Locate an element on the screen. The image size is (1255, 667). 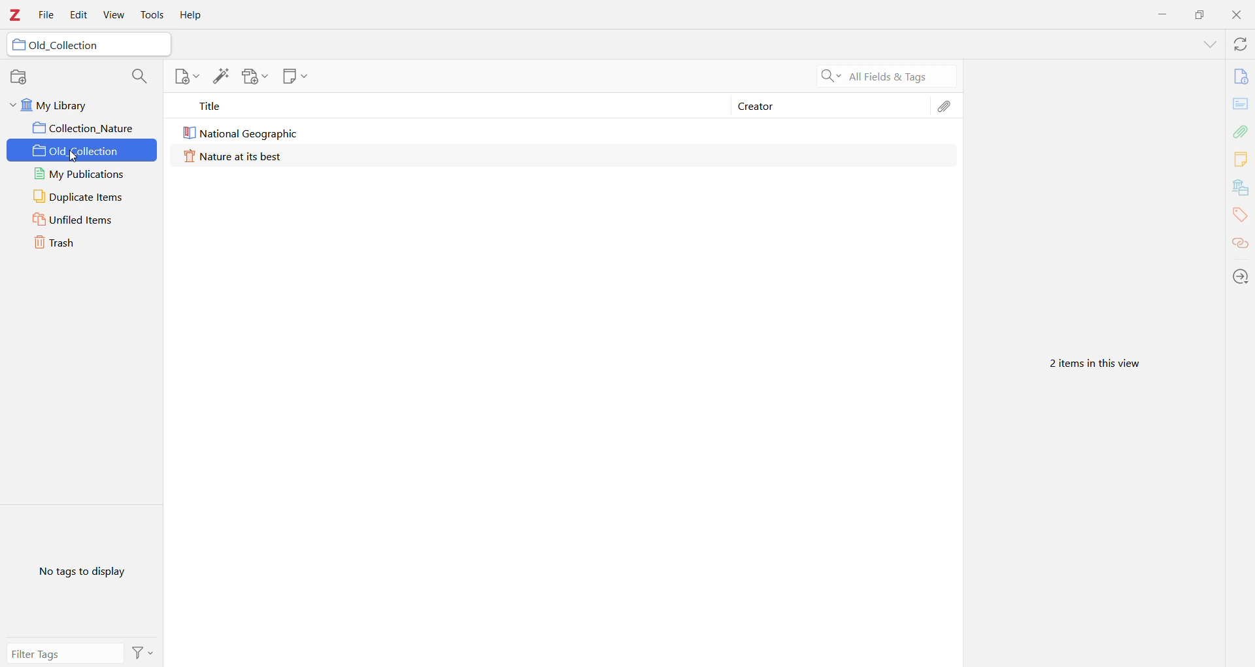
Actions is located at coordinates (1241, 277).